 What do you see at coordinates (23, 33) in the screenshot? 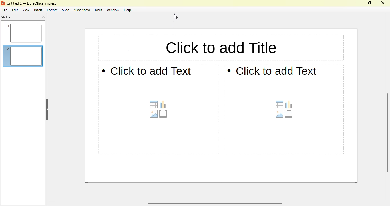
I see `slide 1` at bounding box center [23, 33].